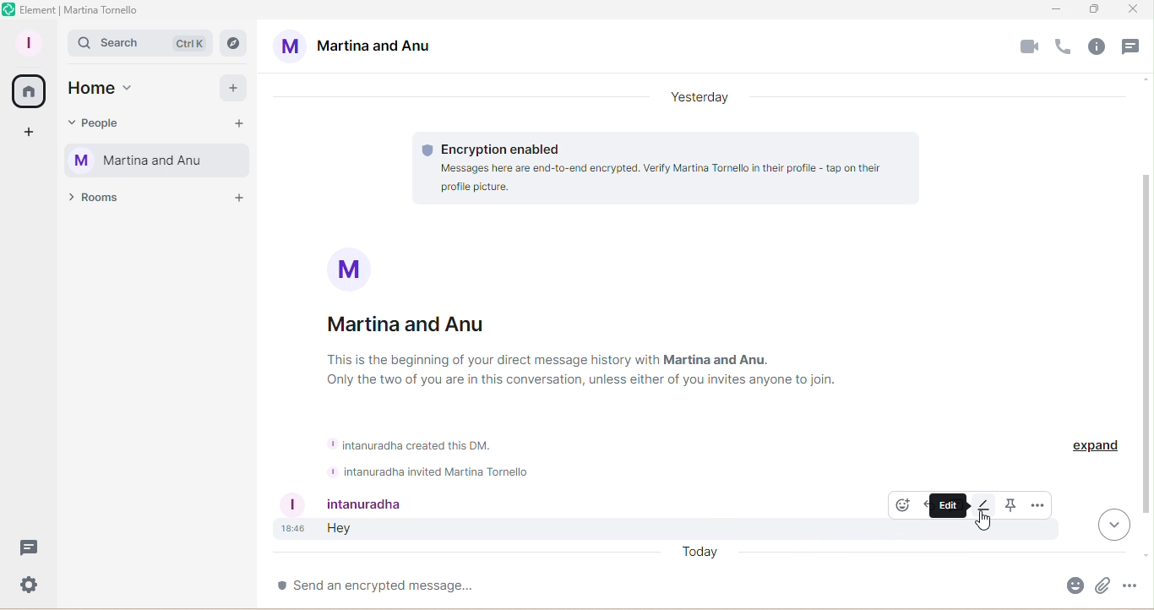 The height and width of the screenshot is (610, 1154). Describe the element at coordinates (1100, 49) in the screenshot. I see `Rooms info` at that location.